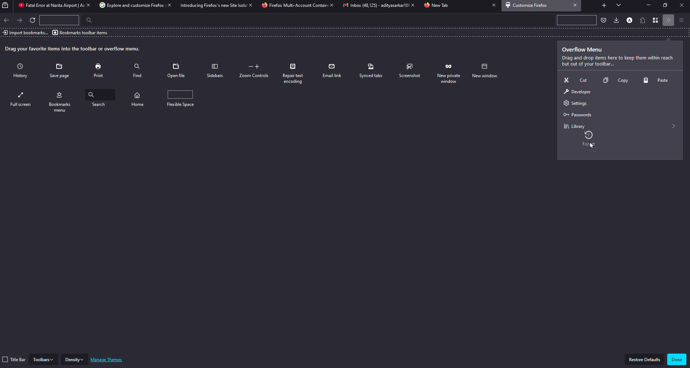 The image size is (690, 368). Describe the element at coordinates (487, 71) in the screenshot. I see `private window` at that location.